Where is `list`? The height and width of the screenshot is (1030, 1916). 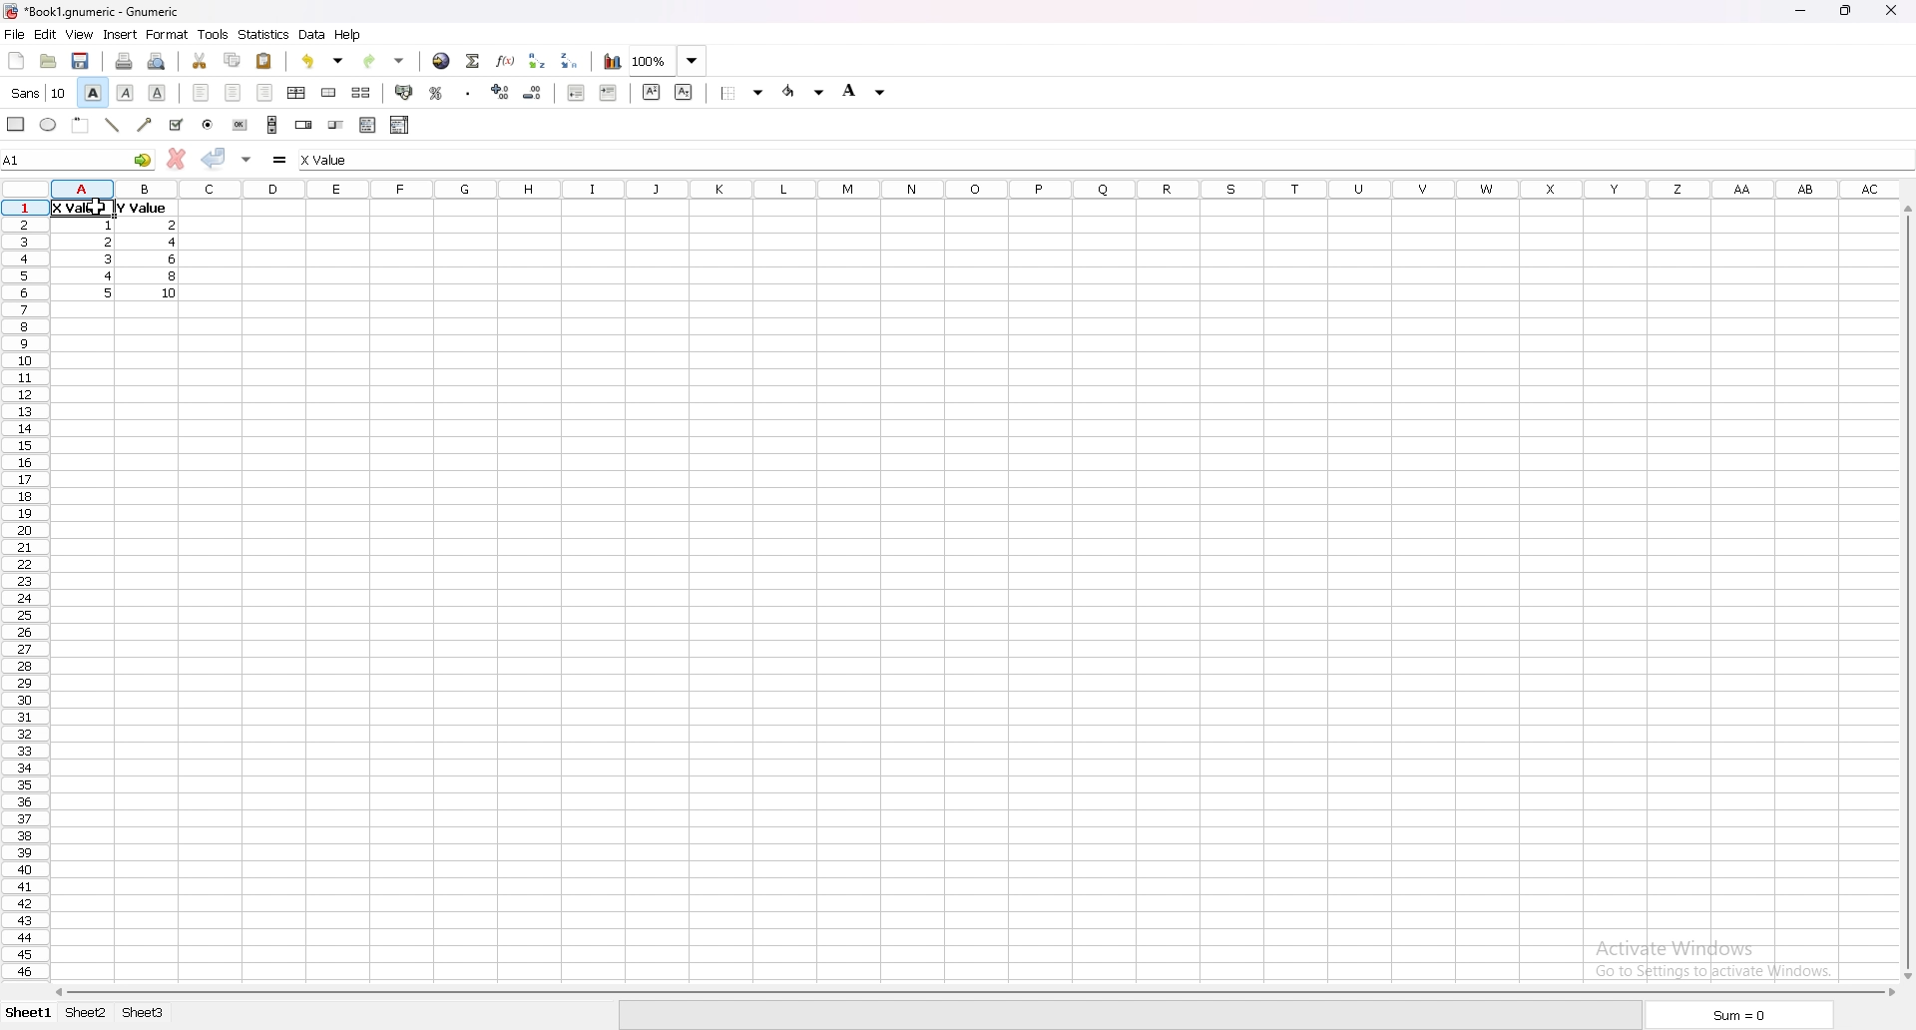 list is located at coordinates (367, 124).